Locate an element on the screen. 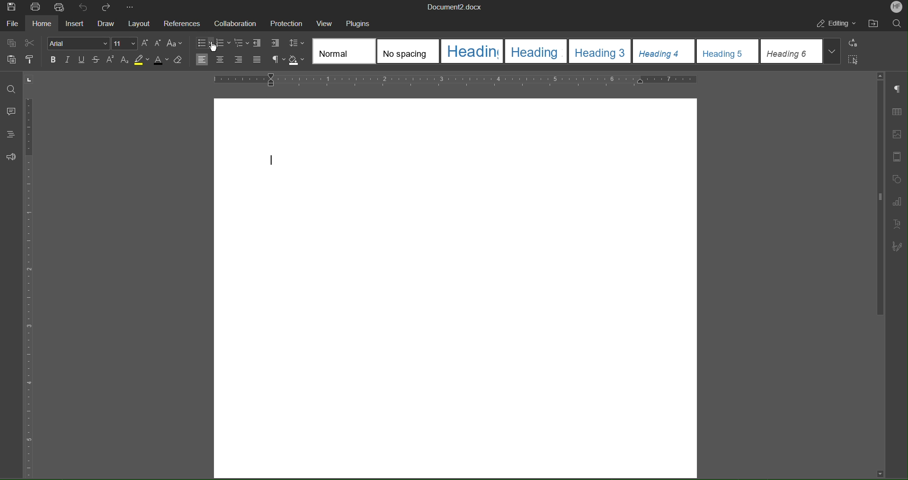 This screenshot has width=908, height=480. Superscript is located at coordinates (112, 60).